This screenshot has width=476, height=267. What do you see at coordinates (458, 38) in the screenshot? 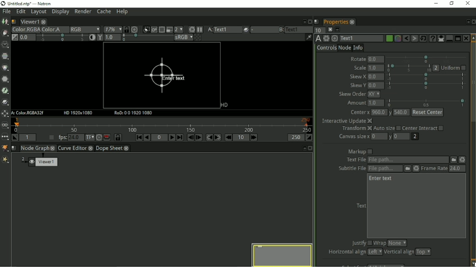
I see `Maximize` at bounding box center [458, 38].